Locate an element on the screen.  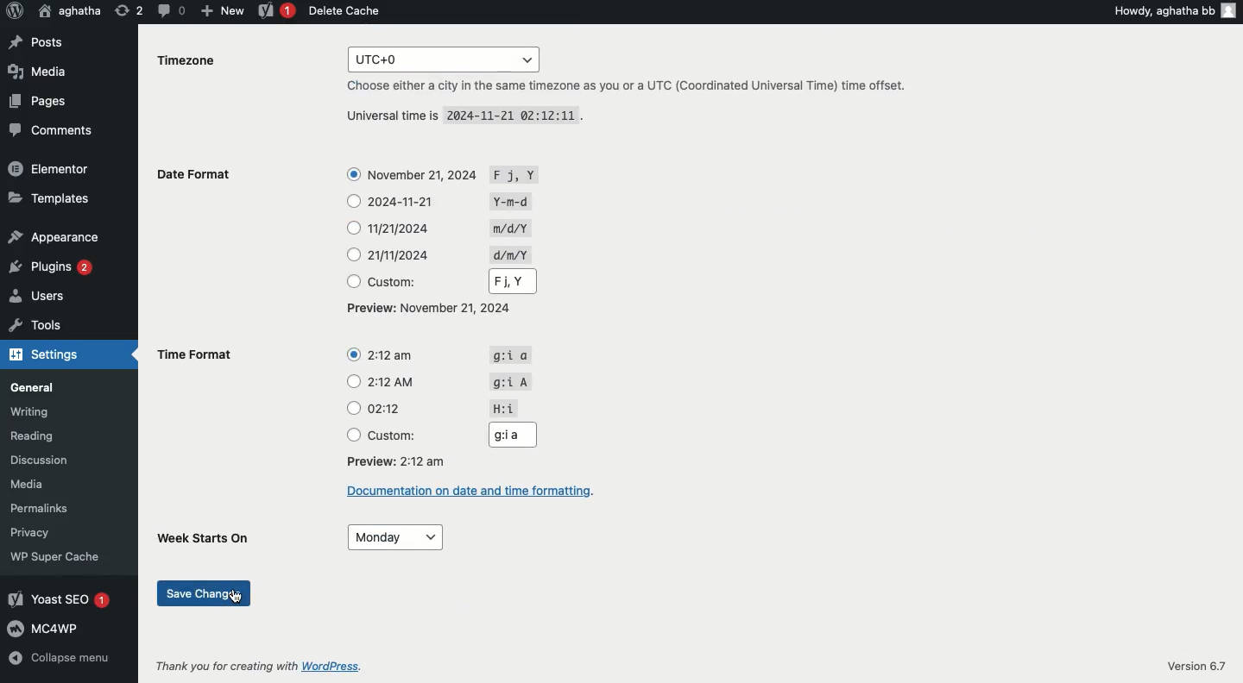
Symbols is located at coordinates (516, 229).